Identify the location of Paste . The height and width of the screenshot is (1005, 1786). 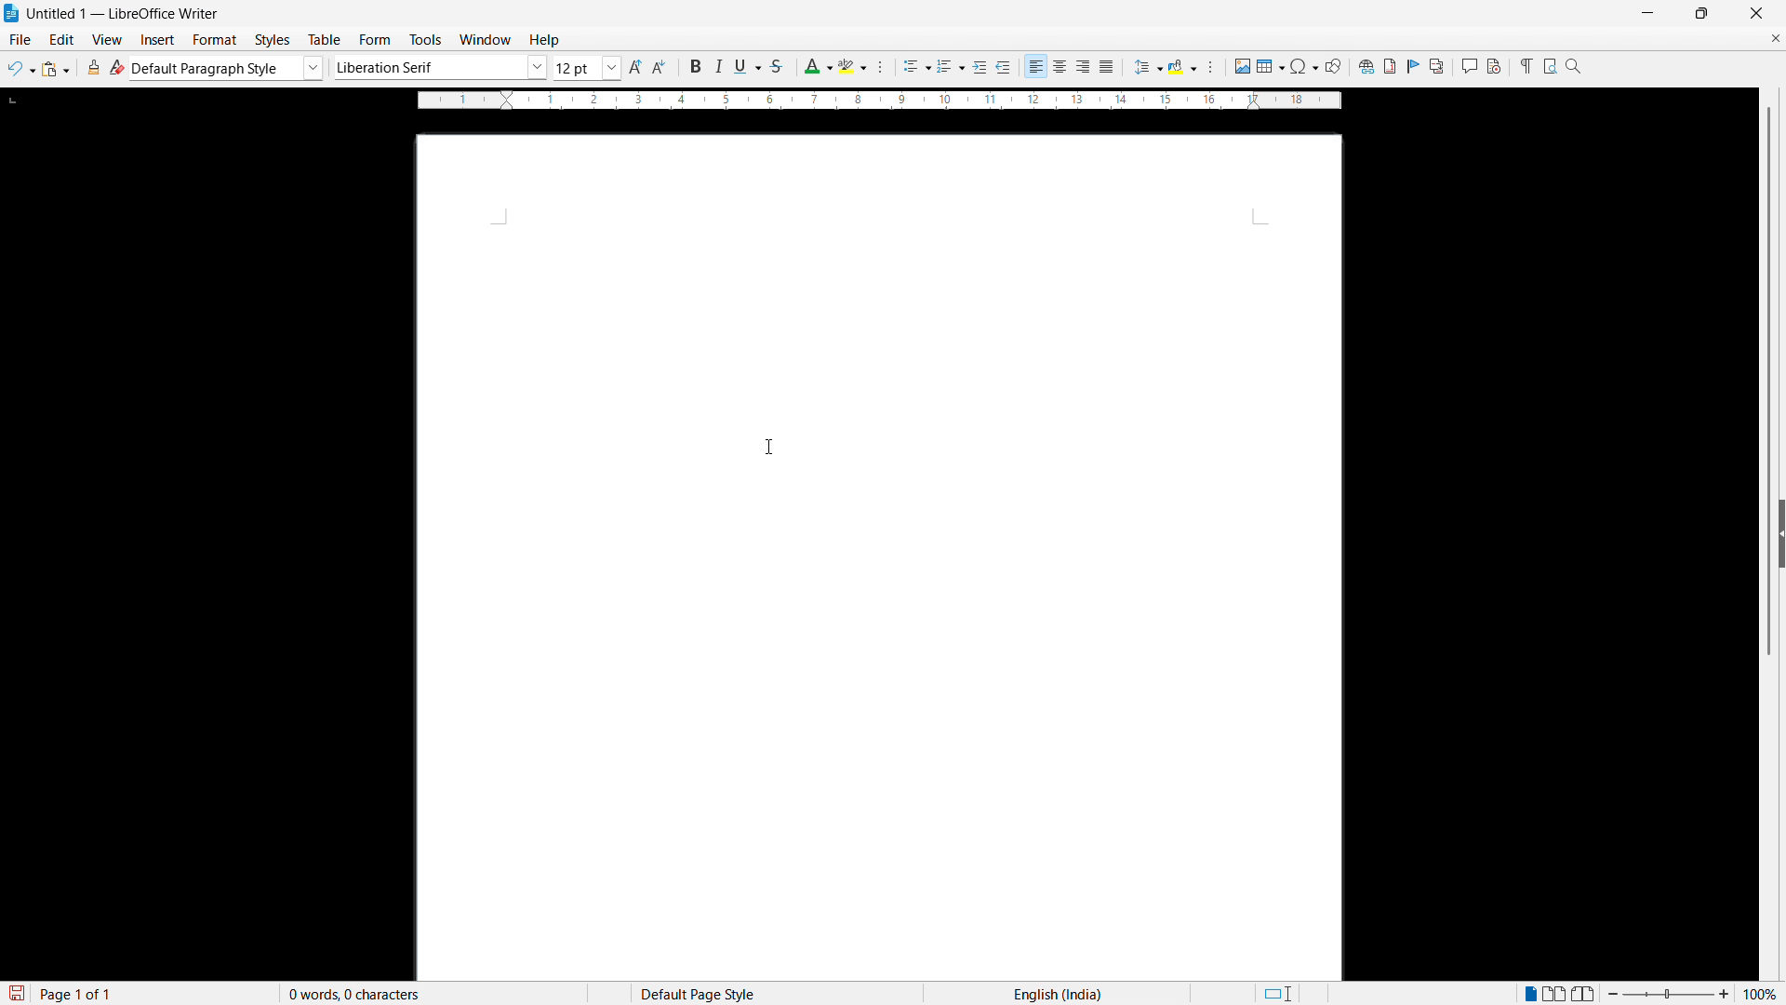
(56, 69).